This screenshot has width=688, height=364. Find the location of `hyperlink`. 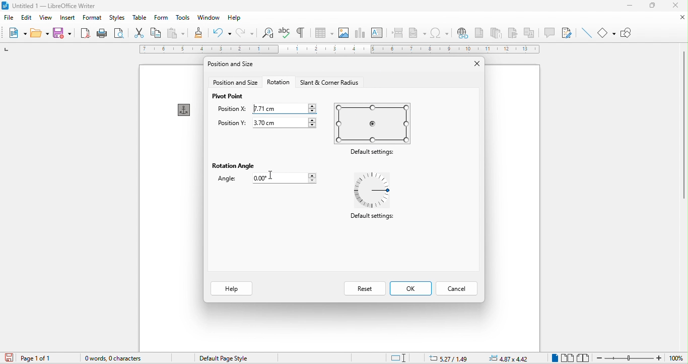

hyperlink is located at coordinates (461, 33).